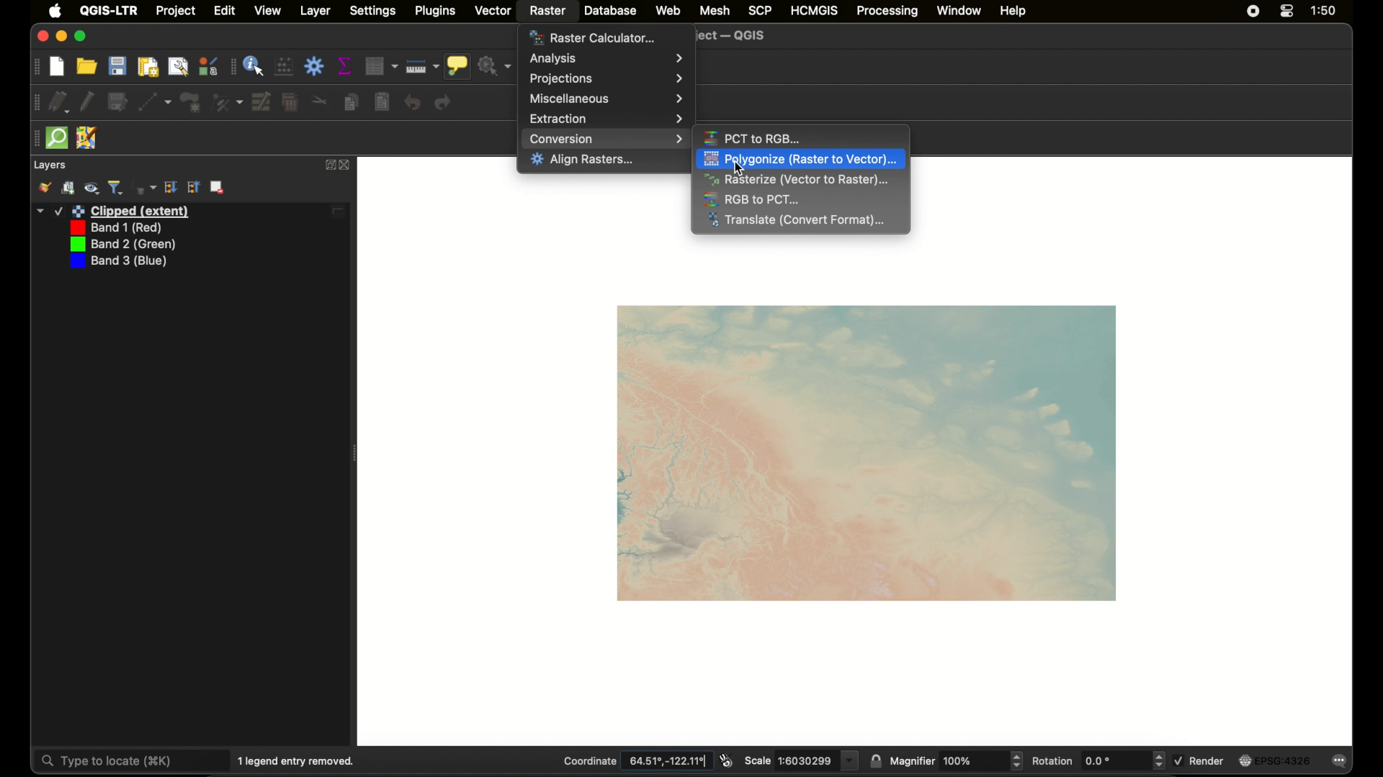  What do you see at coordinates (267, 10) in the screenshot?
I see `view` at bounding box center [267, 10].